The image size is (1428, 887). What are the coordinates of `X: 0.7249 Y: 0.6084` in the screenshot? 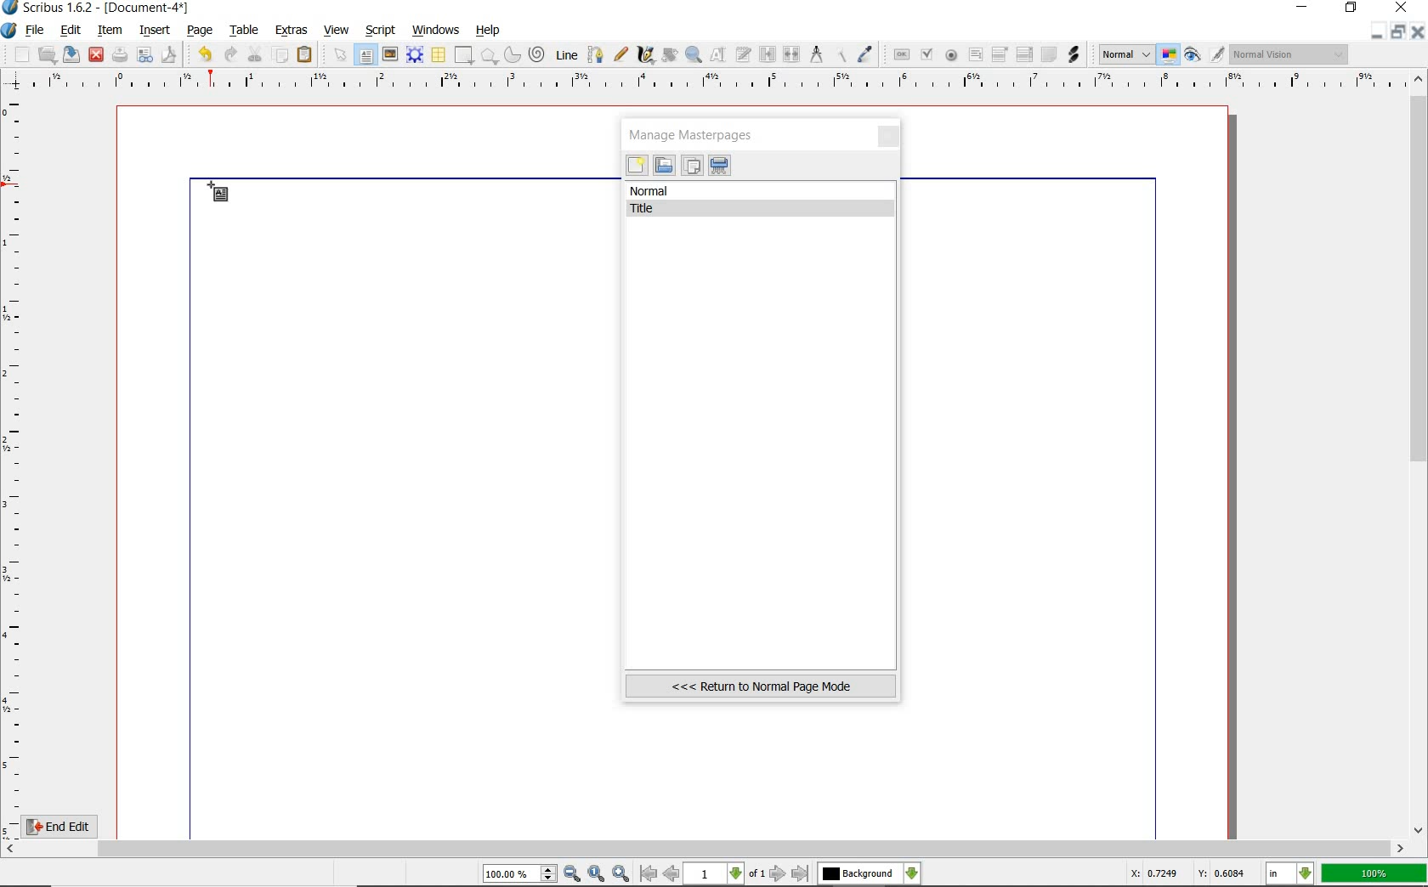 It's located at (1189, 875).